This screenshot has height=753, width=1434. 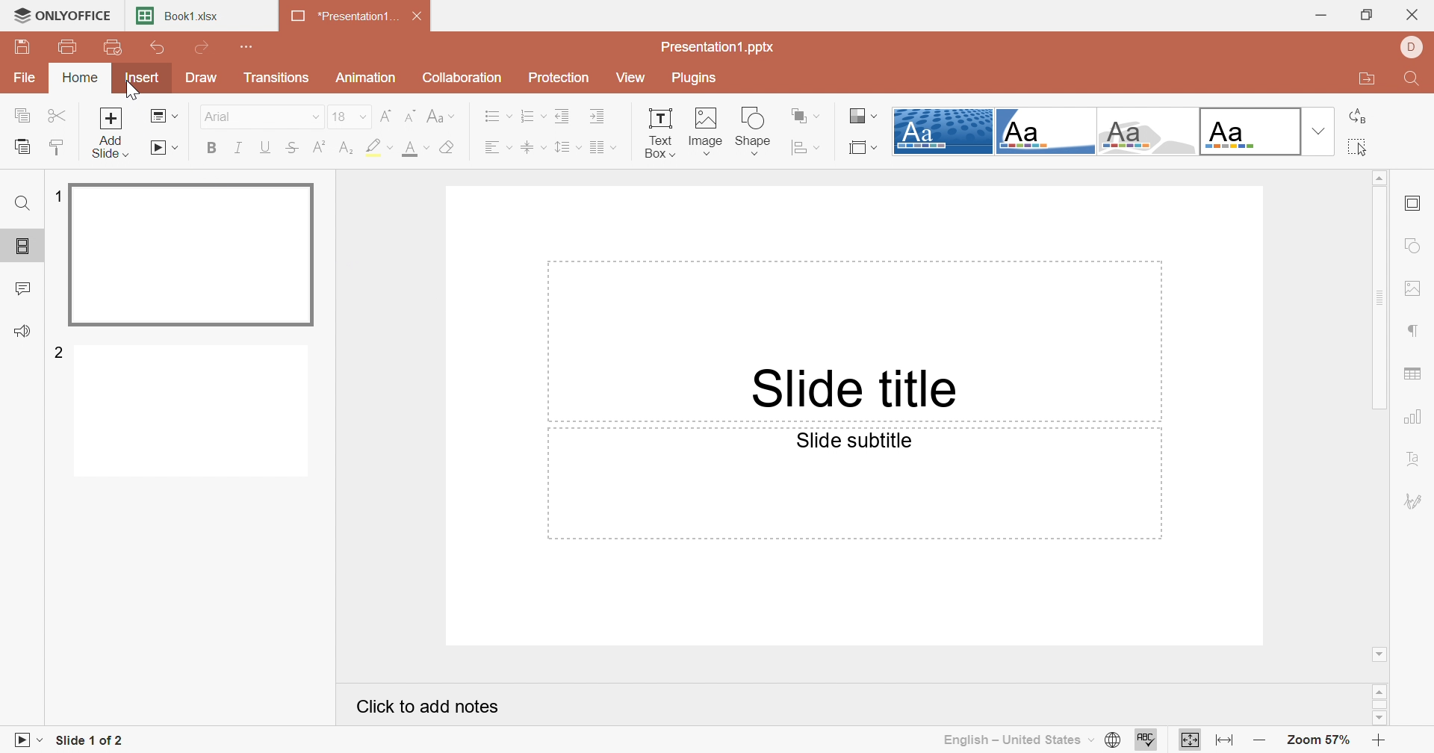 I want to click on Official, so click(x=1251, y=131).